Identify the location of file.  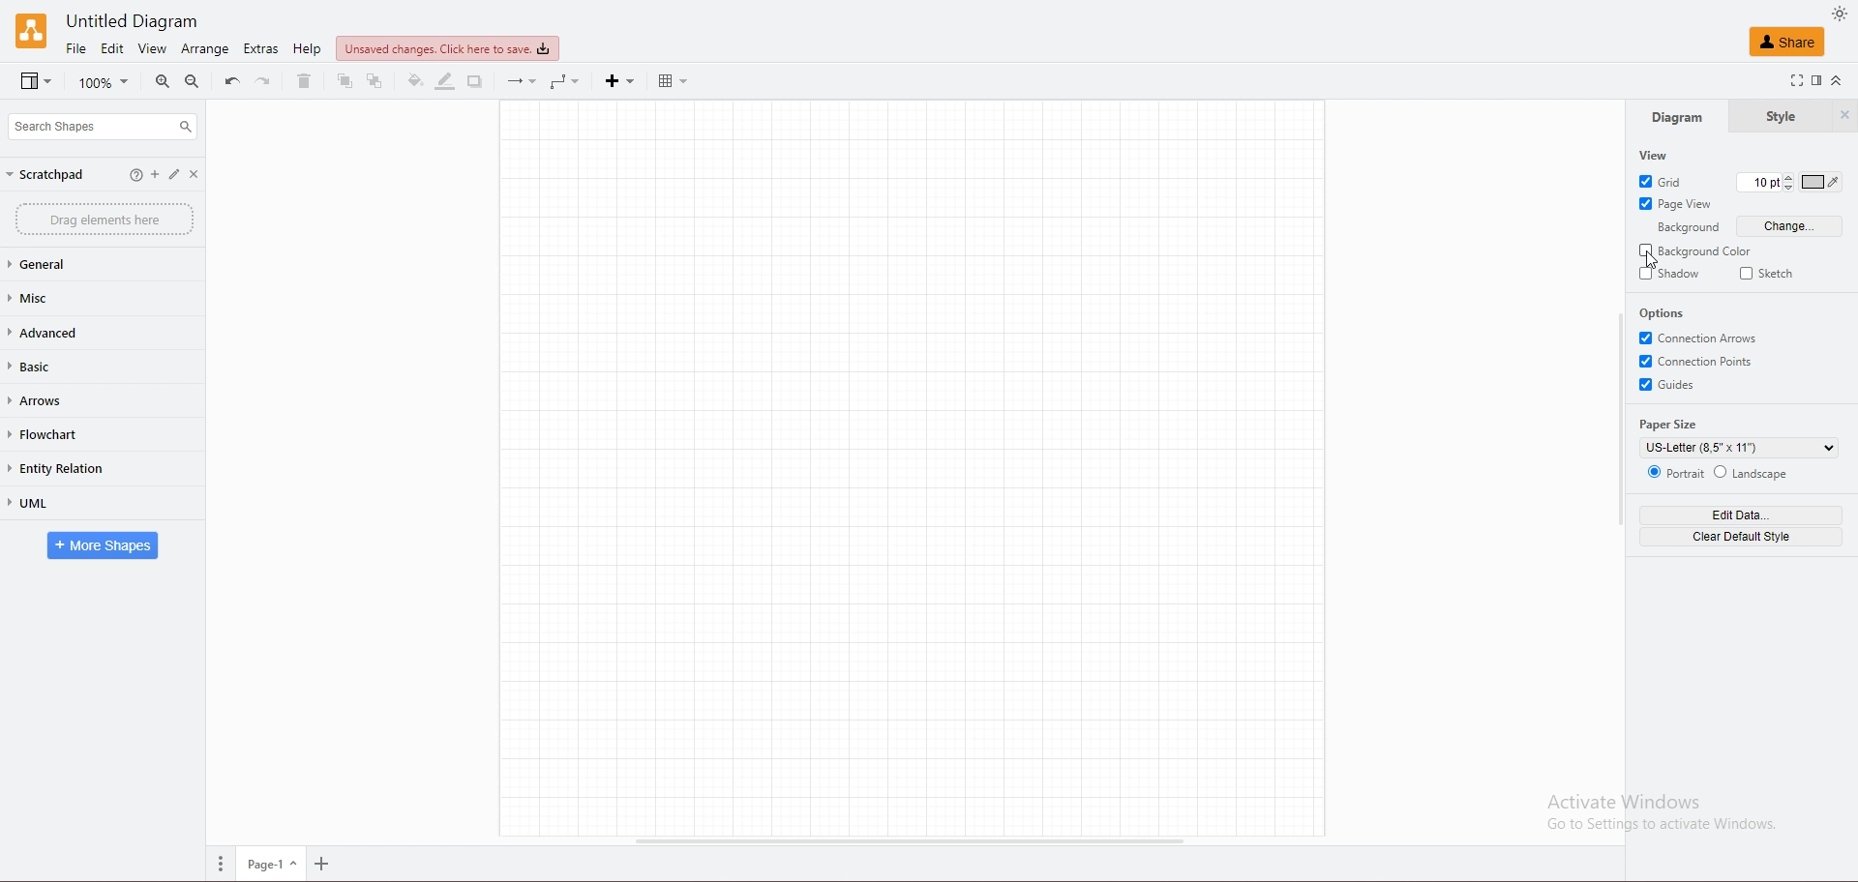
(76, 48).